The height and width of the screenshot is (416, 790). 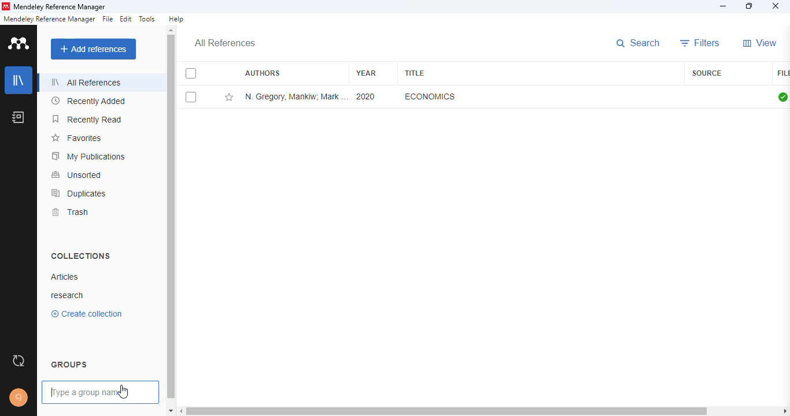 I want to click on horizontal scroll bar, so click(x=484, y=411).